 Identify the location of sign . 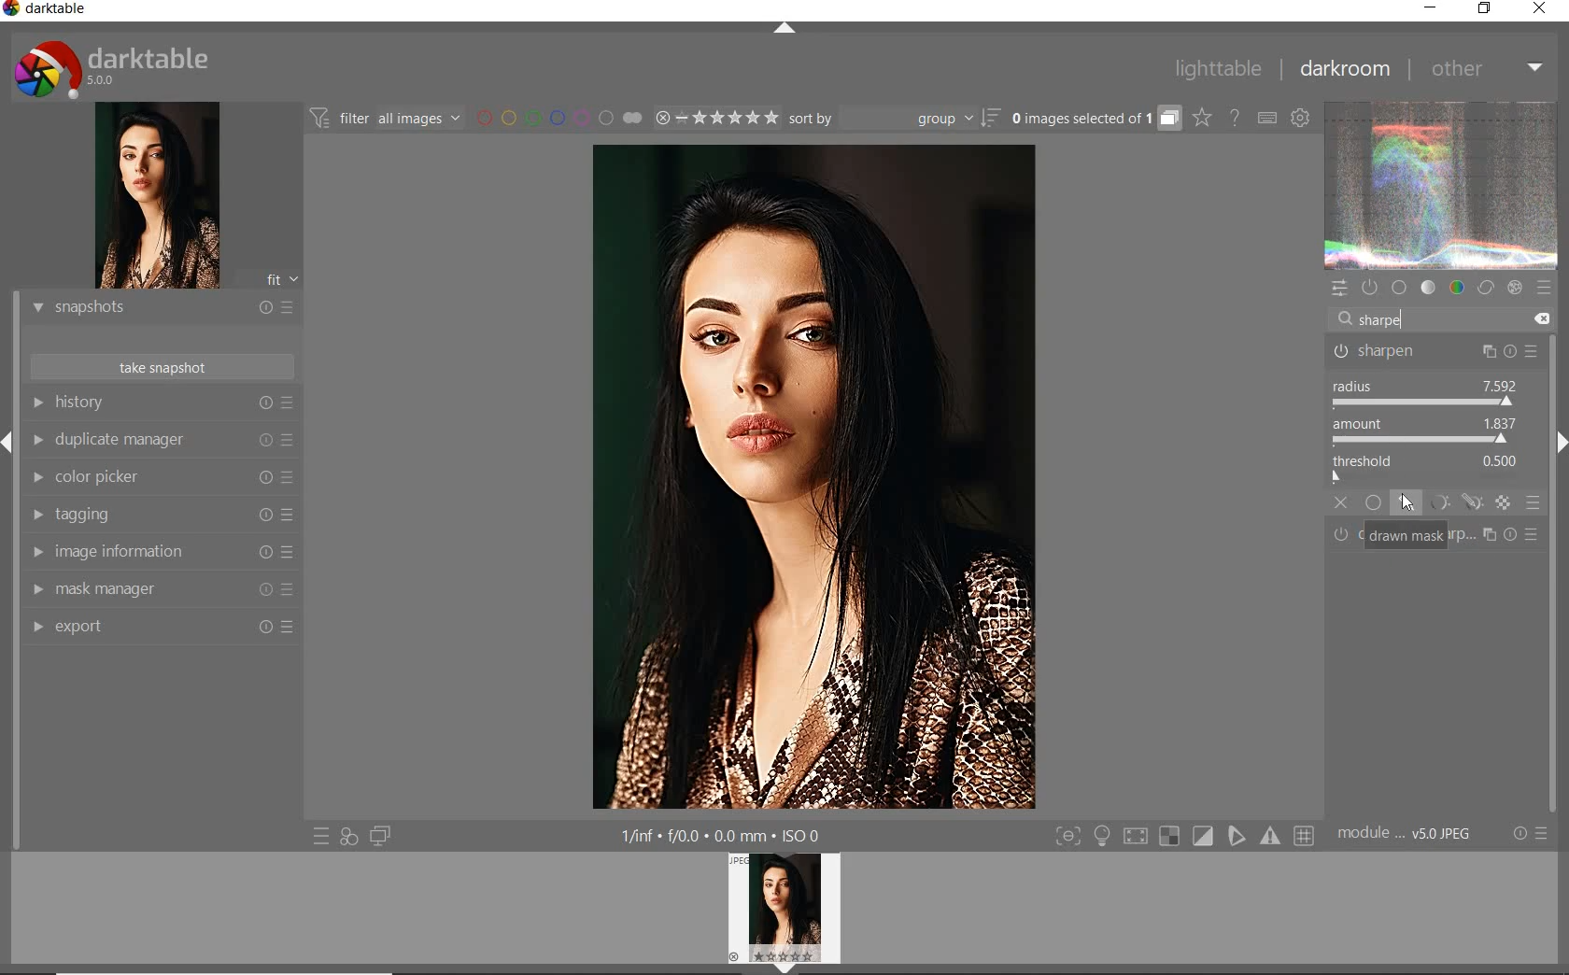
(1272, 840).